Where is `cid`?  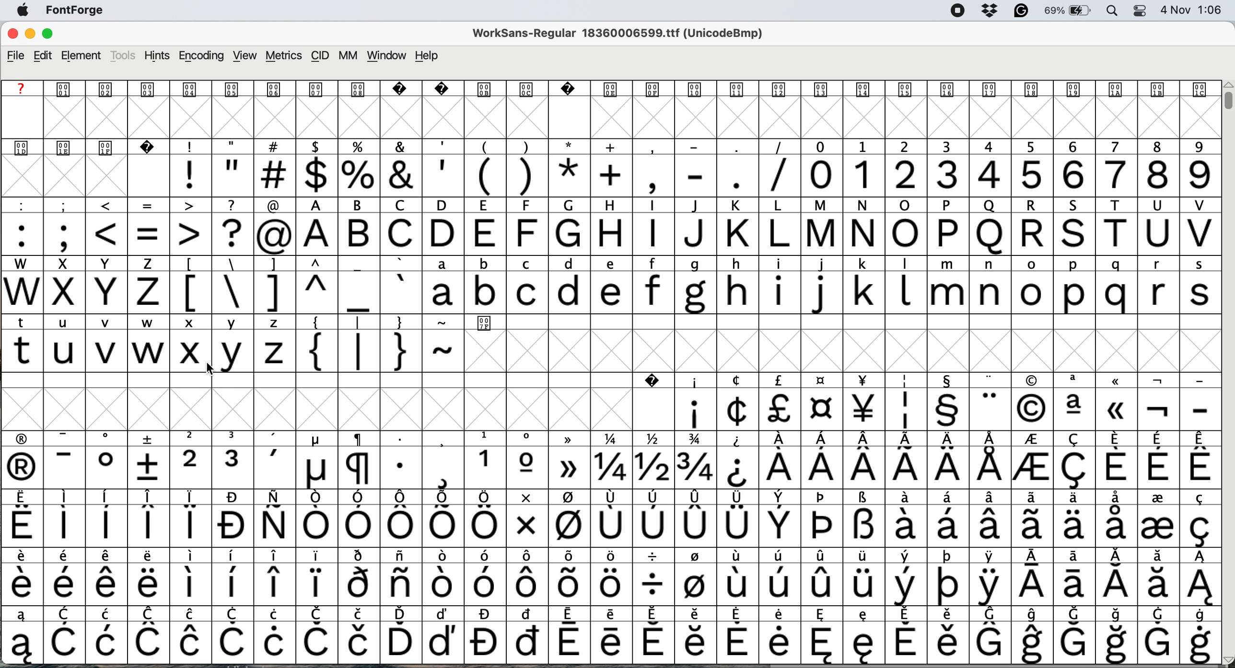
cid is located at coordinates (320, 56).